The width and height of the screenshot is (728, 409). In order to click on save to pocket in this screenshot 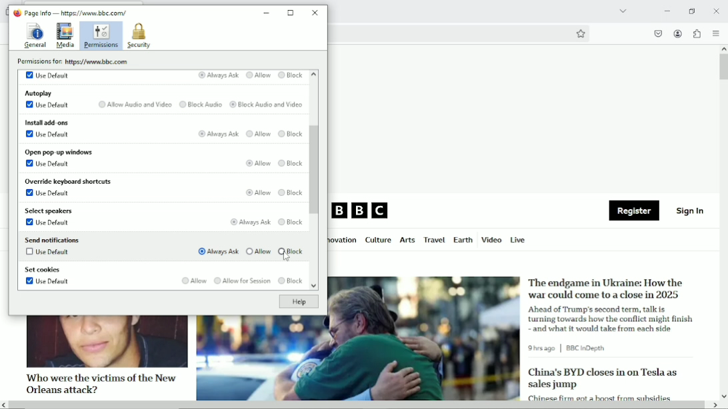, I will do `click(657, 33)`.